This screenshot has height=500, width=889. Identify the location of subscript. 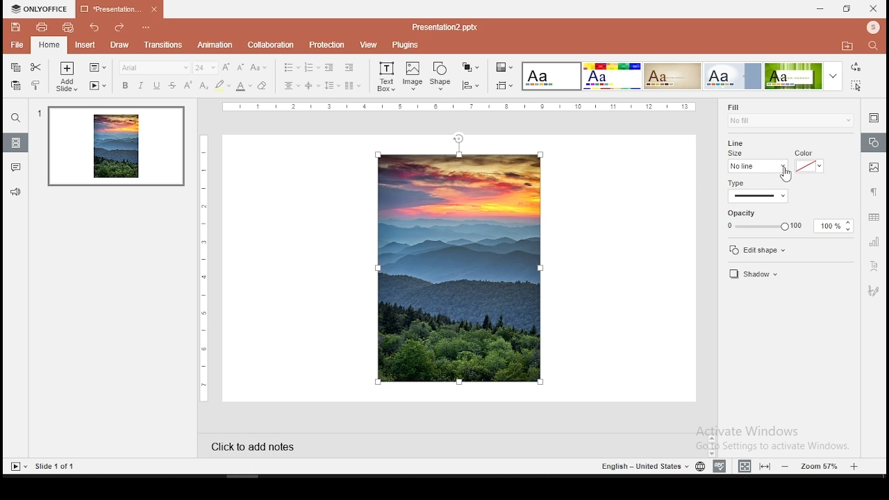
(203, 85).